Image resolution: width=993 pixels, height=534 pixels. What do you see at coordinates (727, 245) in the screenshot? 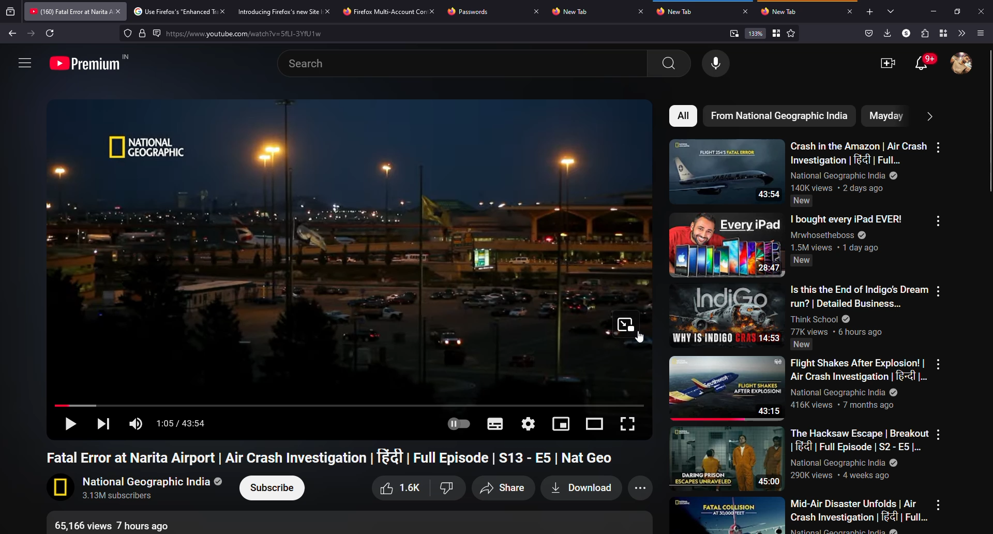
I see `Video thumbnail` at bounding box center [727, 245].